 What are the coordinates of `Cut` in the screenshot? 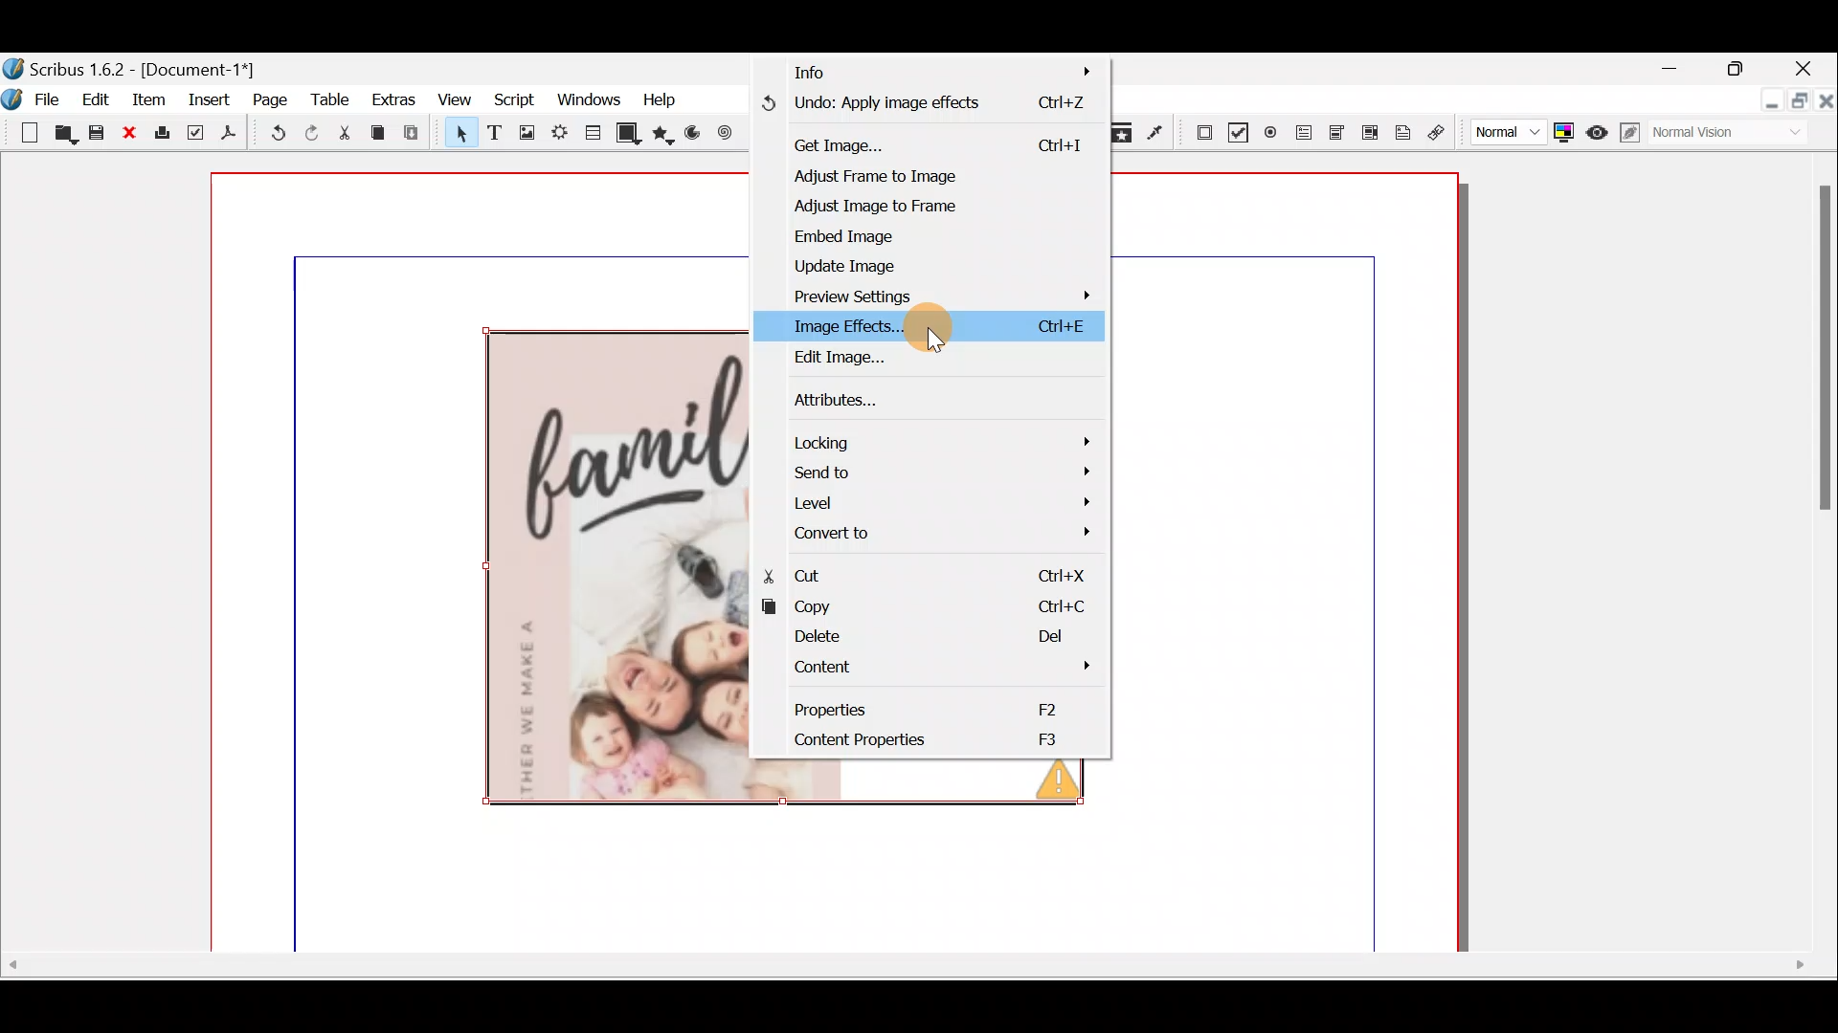 It's located at (346, 134).